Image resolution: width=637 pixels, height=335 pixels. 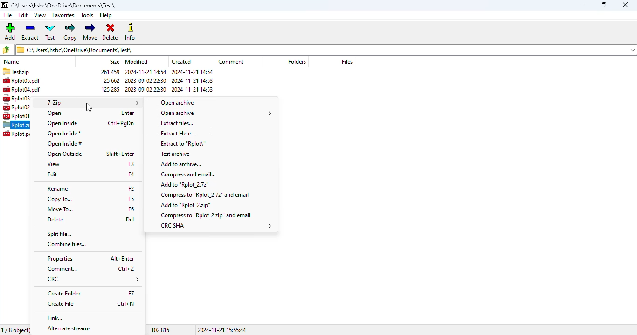 What do you see at coordinates (87, 15) in the screenshot?
I see `tools` at bounding box center [87, 15].